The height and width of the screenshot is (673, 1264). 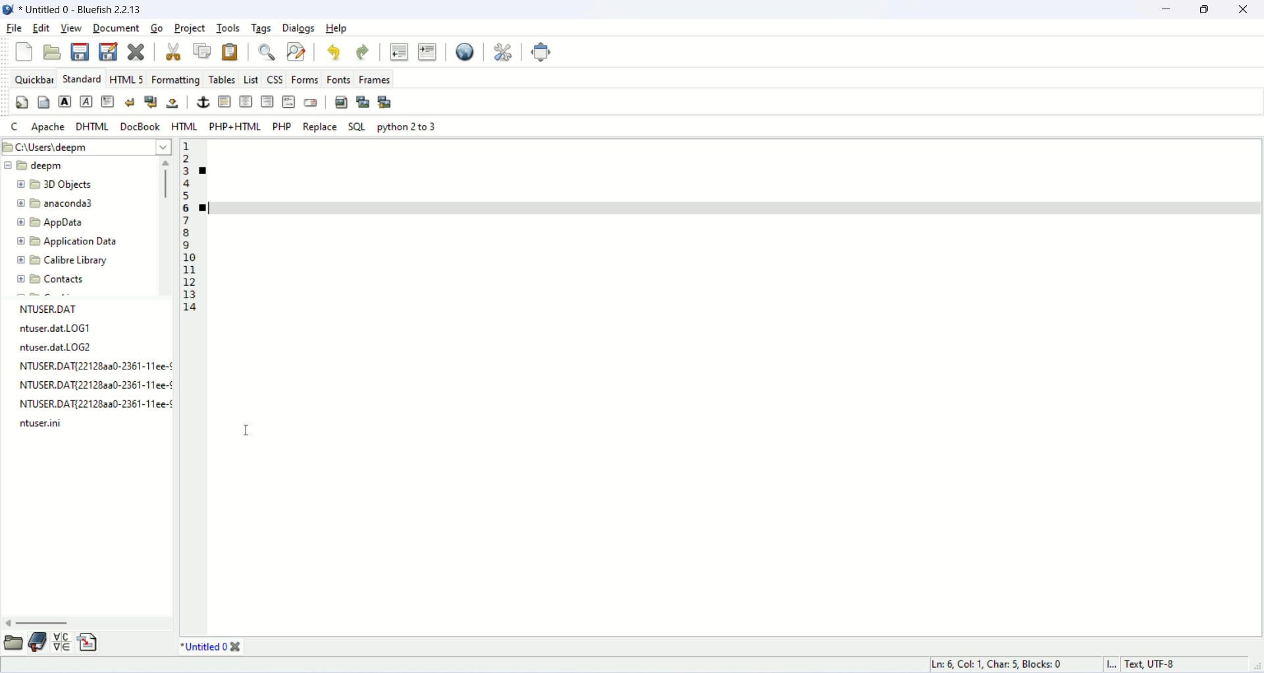 I want to click on file name, so click(x=93, y=370).